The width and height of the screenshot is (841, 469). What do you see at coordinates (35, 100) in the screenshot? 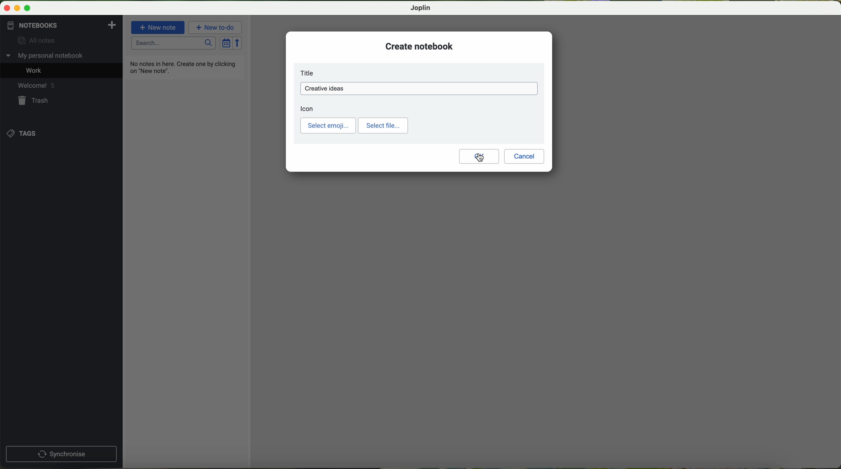
I see `trash` at bounding box center [35, 100].